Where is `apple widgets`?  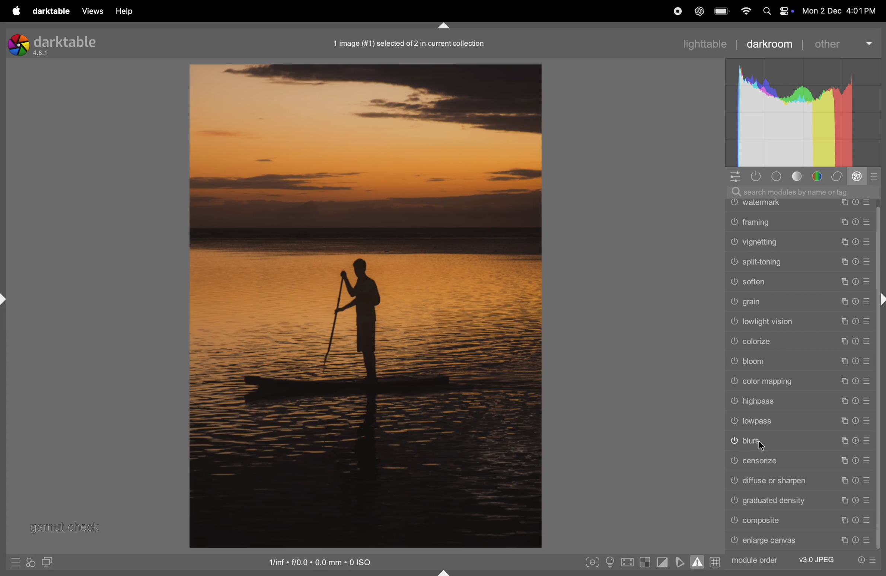
apple widgets is located at coordinates (776, 11).